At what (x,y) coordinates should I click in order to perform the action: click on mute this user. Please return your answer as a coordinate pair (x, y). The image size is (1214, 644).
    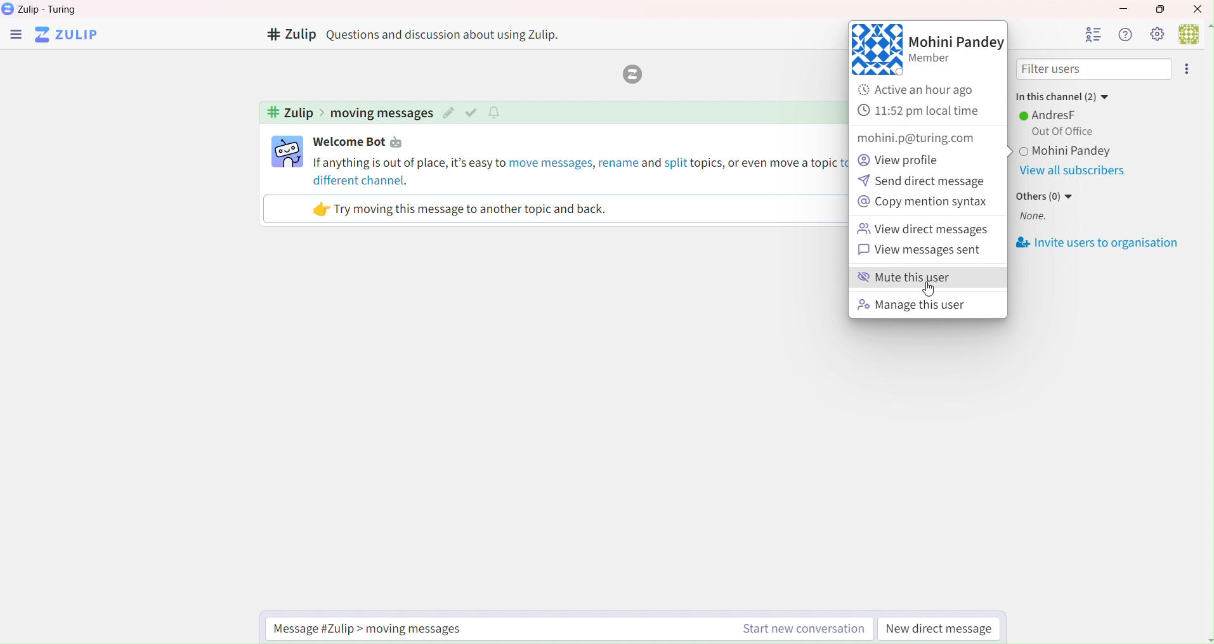
    Looking at the image, I should click on (923, 279).